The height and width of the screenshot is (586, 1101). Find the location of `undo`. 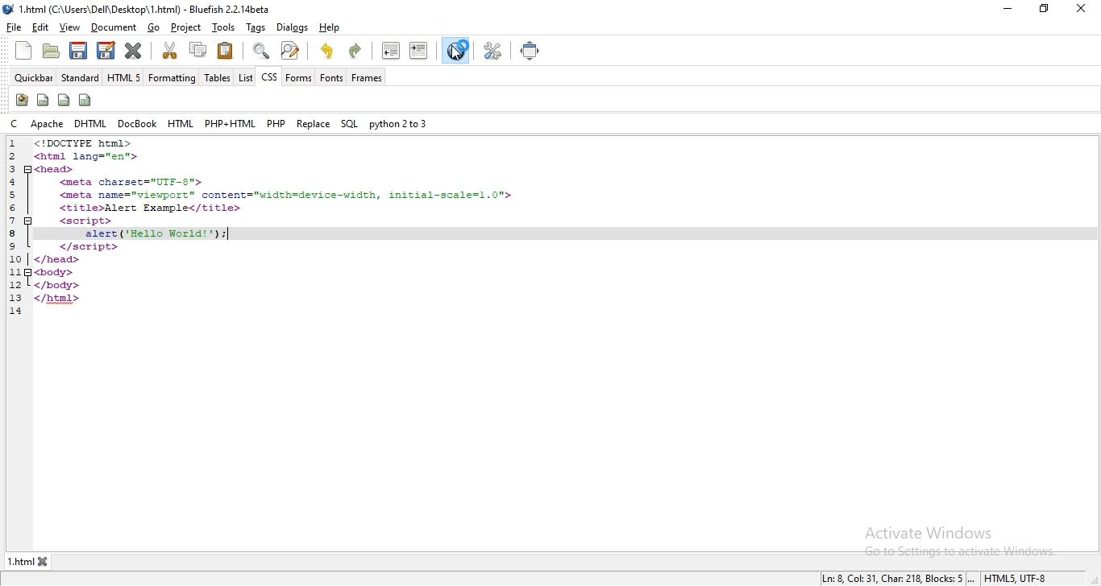

undo is located at coordinates (328, 50).